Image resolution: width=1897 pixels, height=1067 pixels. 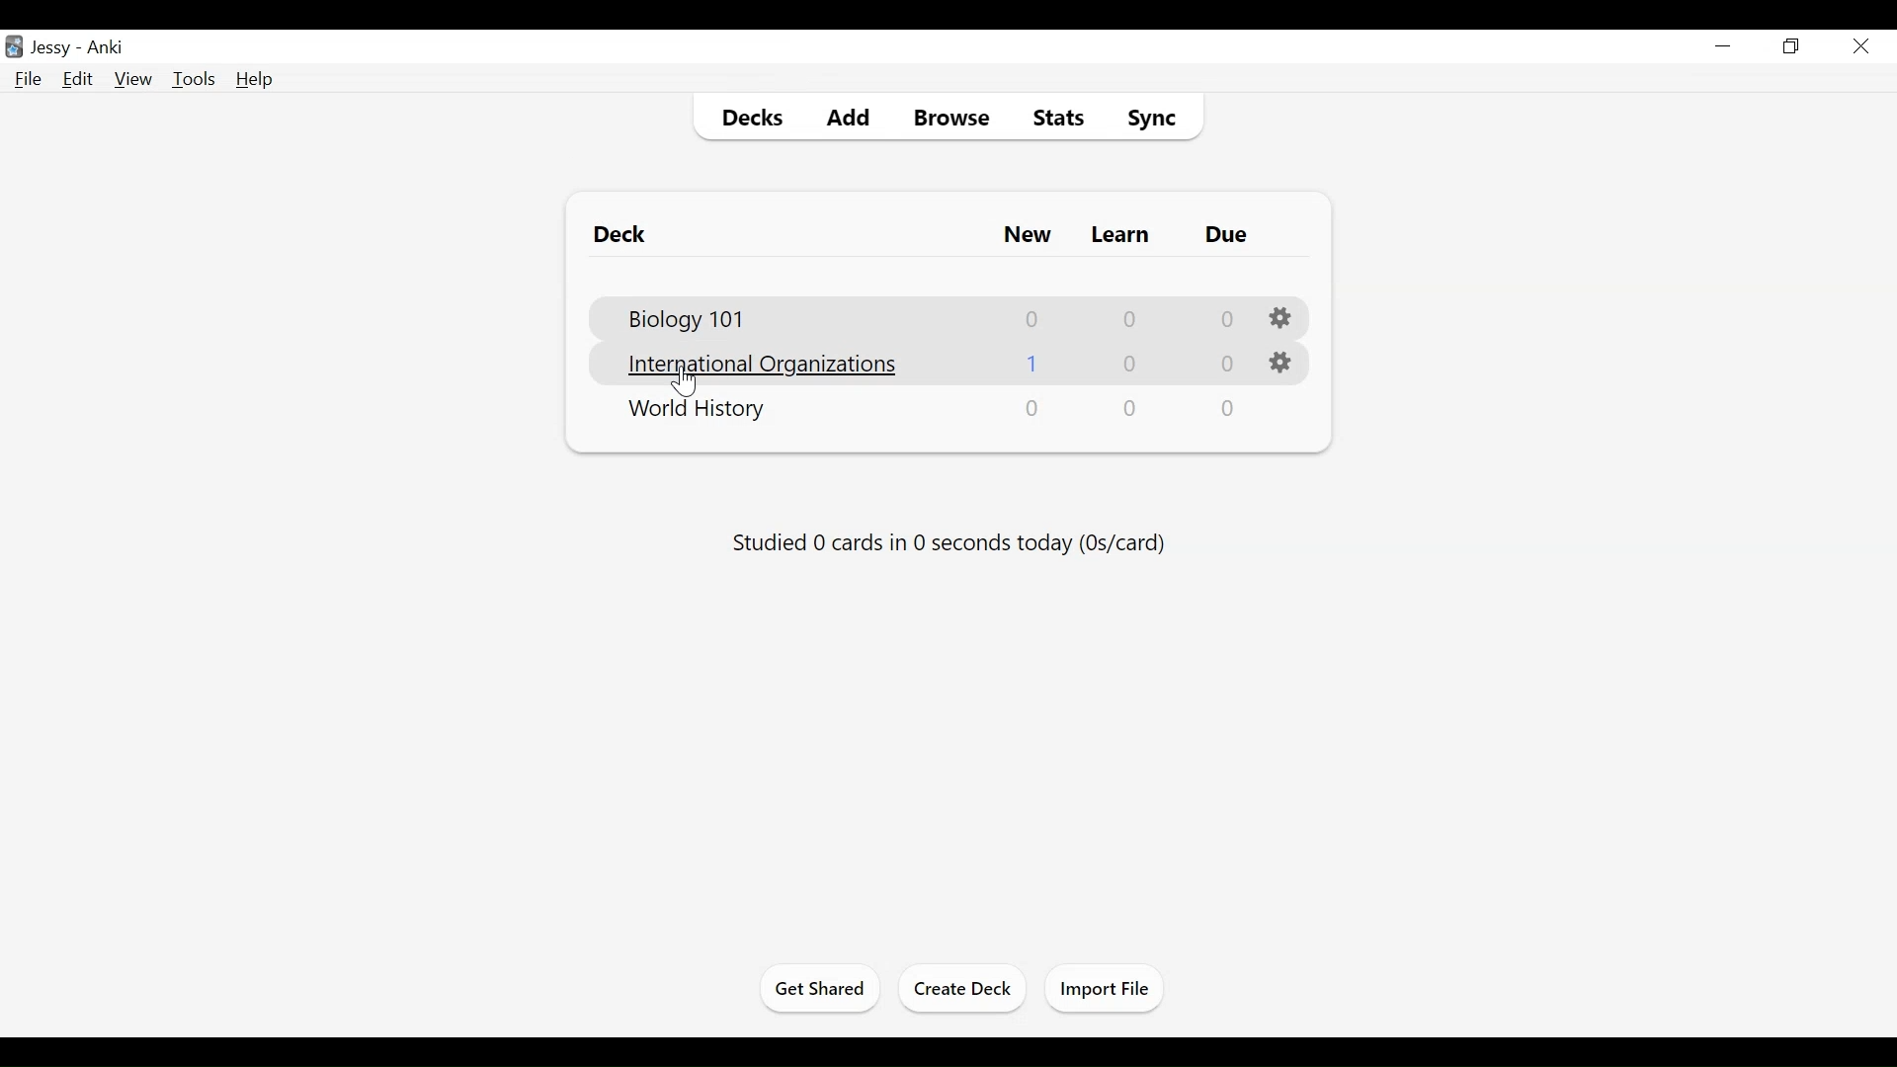 I want to click on Anki Desktop icon, so click(x=14, y=48).